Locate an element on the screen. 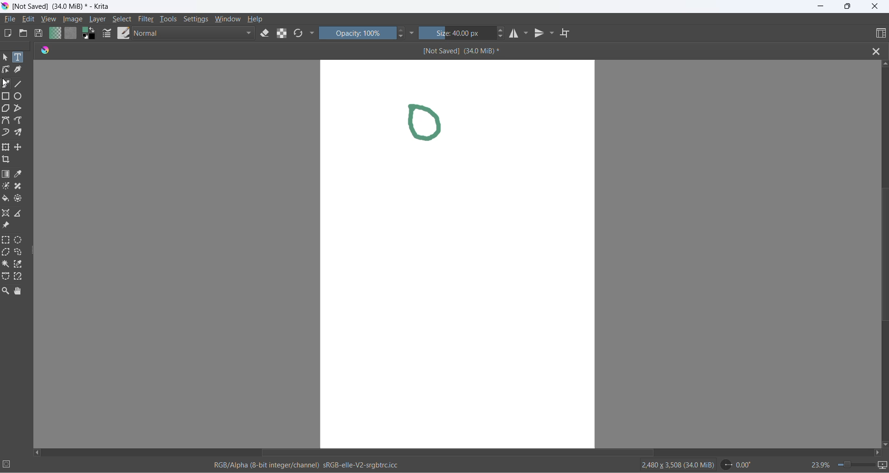  draw gradient is located at coordinates (6, 175).